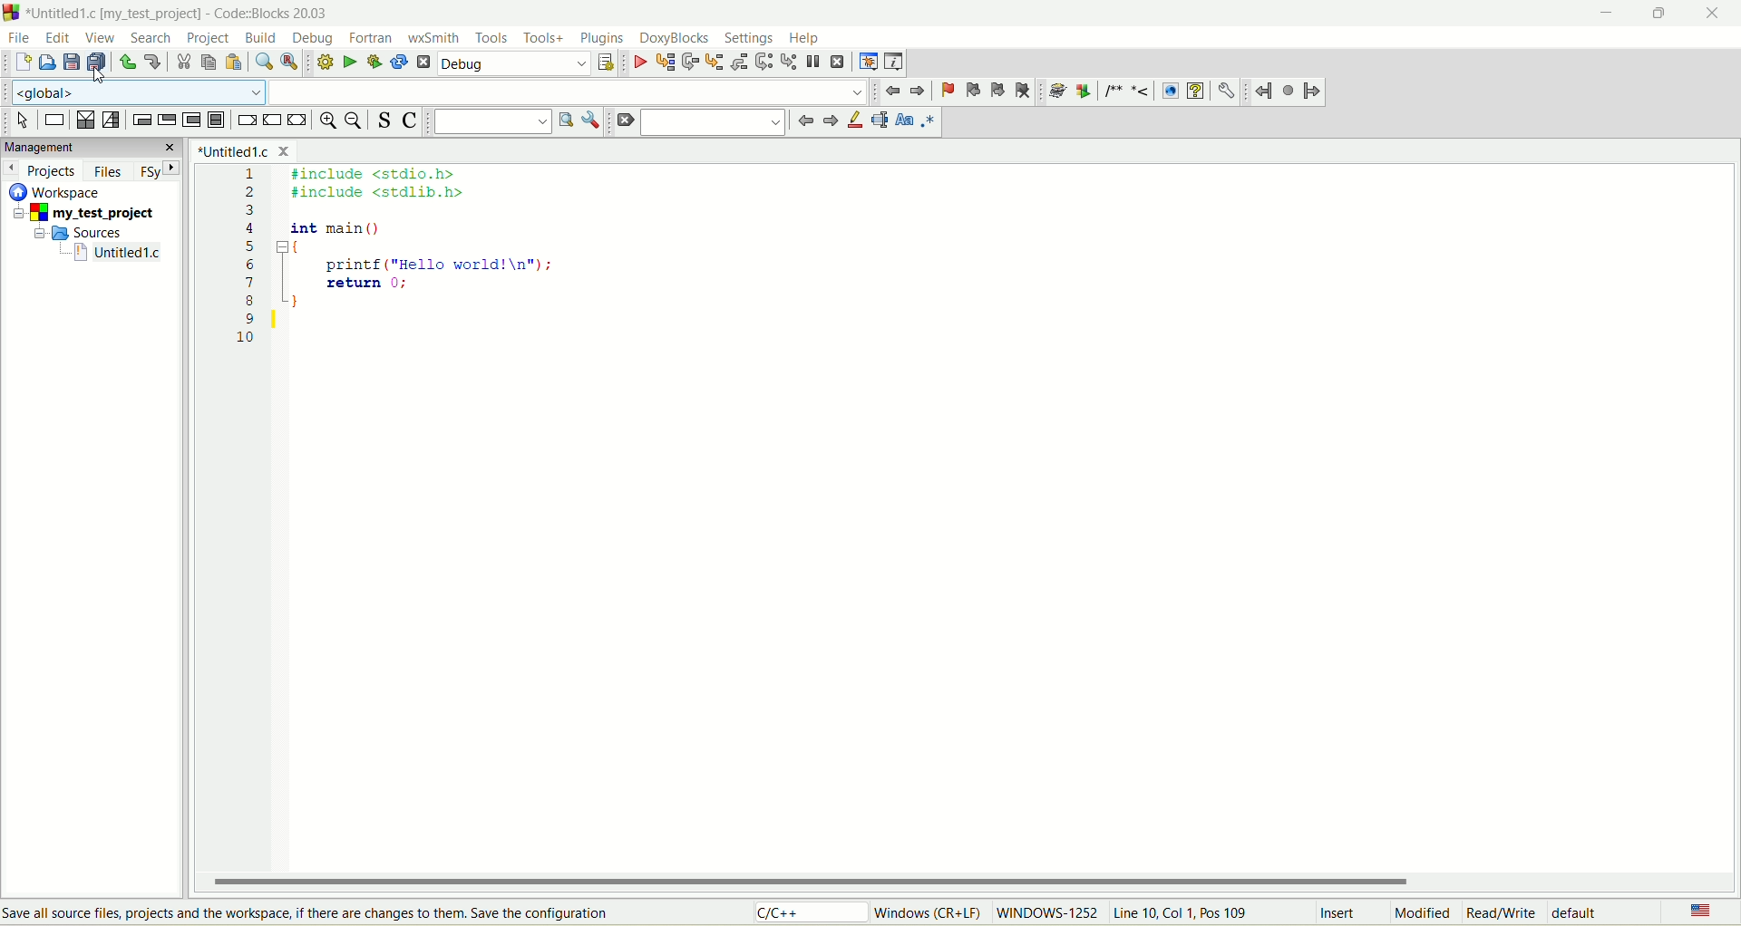  Describe the element at coordinates (148, 38) in the screenshot. I see `search` at that location.